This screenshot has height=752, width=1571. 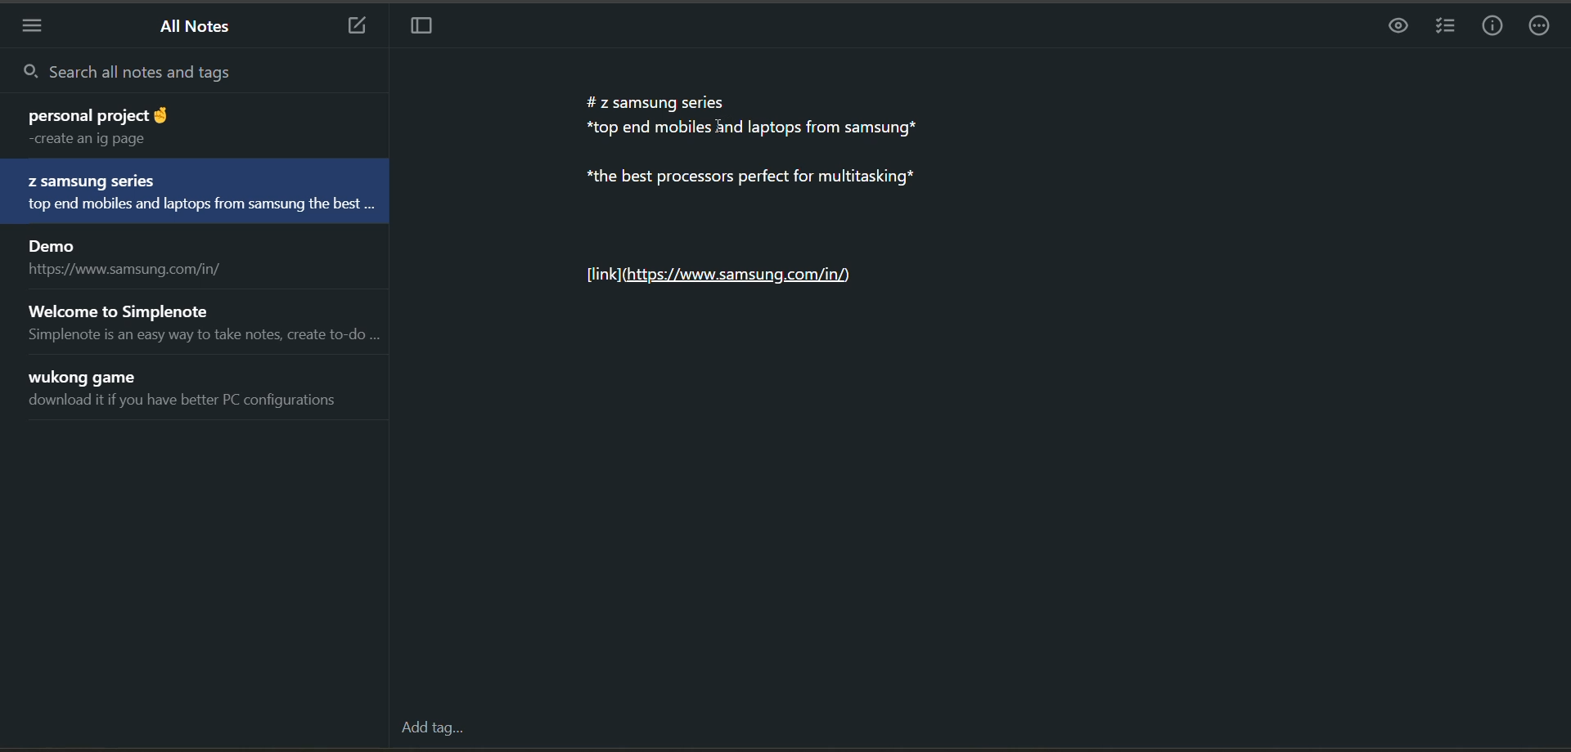 I want to click on new note, so click(x=356, y=26).